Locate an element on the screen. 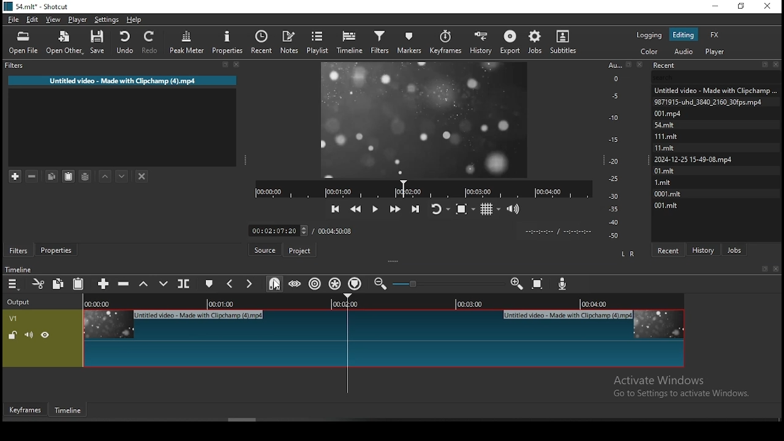 This screenshot has width=784, height=441. undo is located at coordinates (127, 43).